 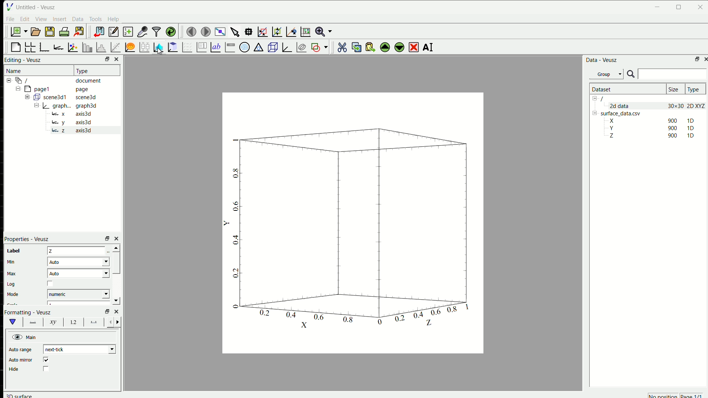 I want to click on numeric, so click(x=74, y=294).